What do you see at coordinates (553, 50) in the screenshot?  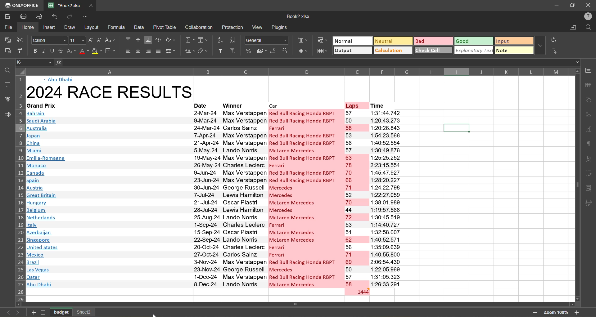 I see `select all` at bounding box center [553, 50].